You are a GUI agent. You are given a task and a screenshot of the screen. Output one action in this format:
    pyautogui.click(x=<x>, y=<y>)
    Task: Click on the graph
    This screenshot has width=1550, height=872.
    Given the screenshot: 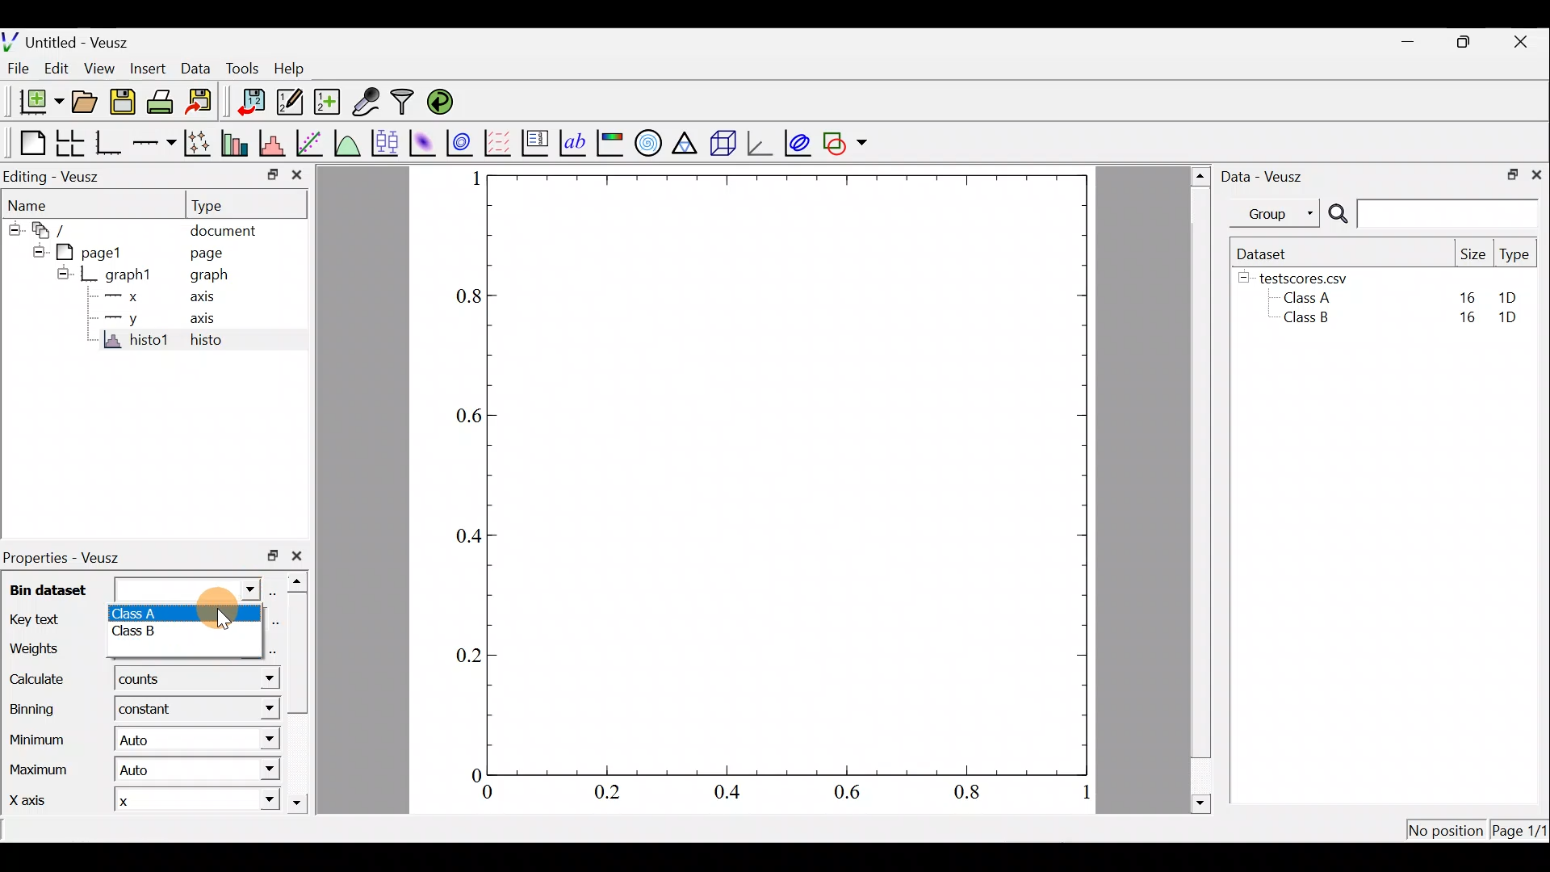 What is the action you would take?
    pyautogui.click(x=216, y=276)
    